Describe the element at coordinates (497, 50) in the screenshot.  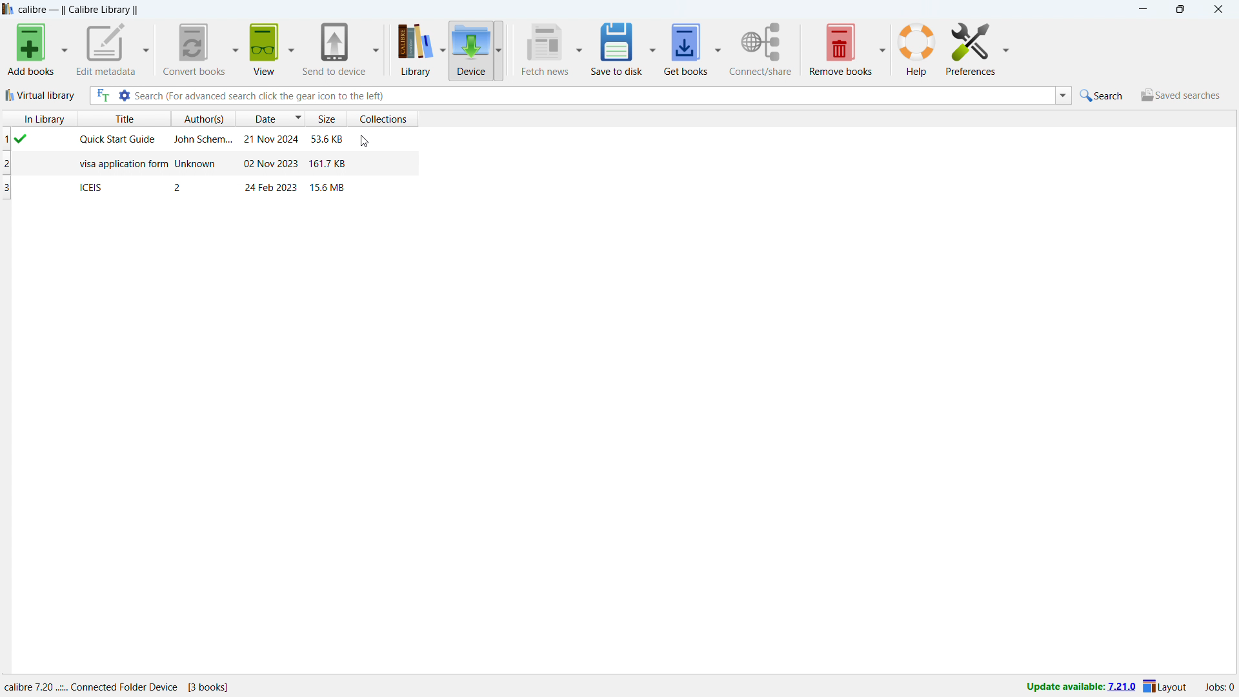
I see `device options` at that location.